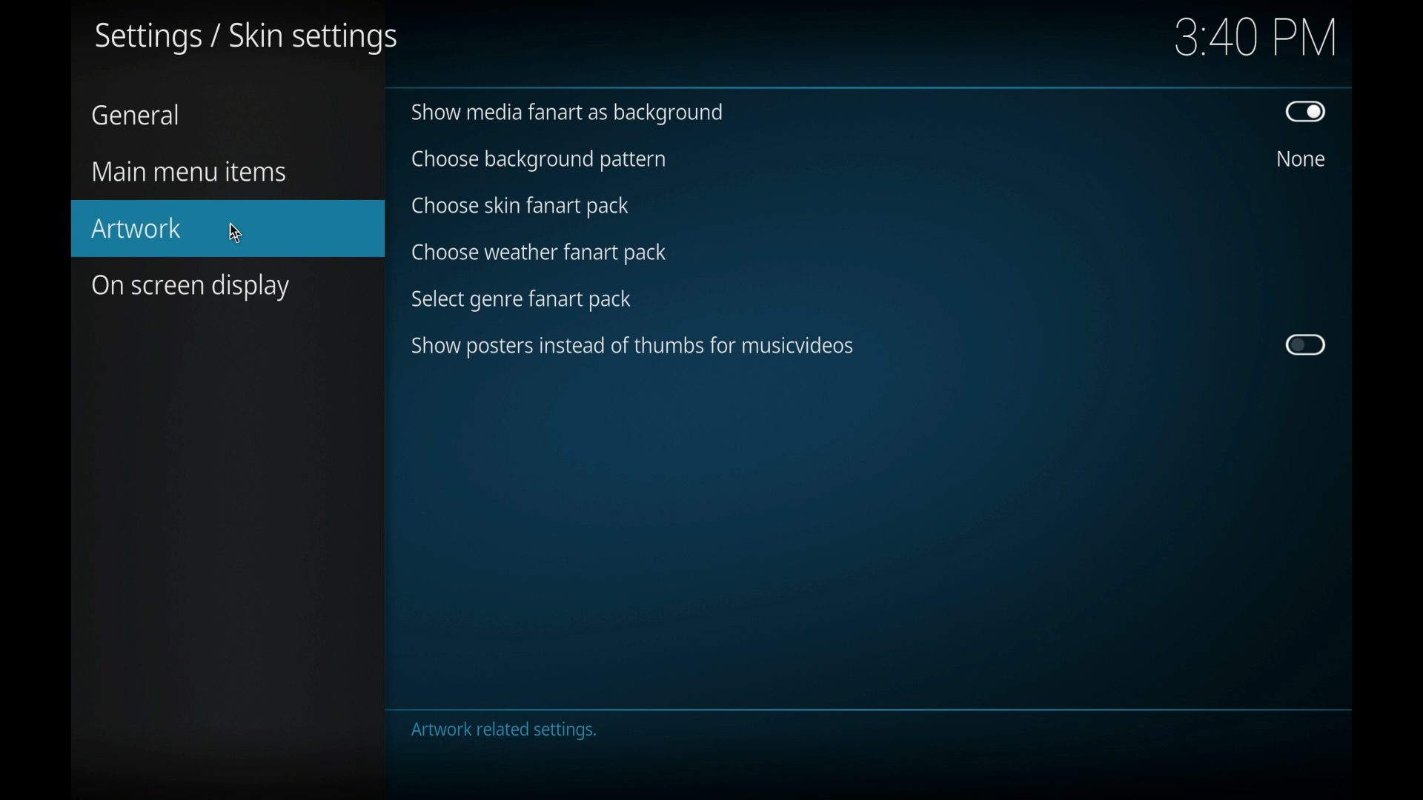 Image resolution: width=1423 pixels, height=800 pixels. What do you see at coordinates (135, 114) in the screenshot?
I see `general` at bounding box center [135, 114].